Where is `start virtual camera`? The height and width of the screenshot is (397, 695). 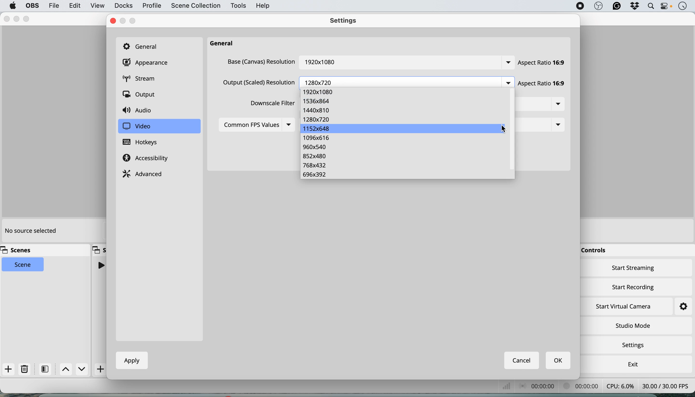
start virtual camera is located at coordinates (624, 306).